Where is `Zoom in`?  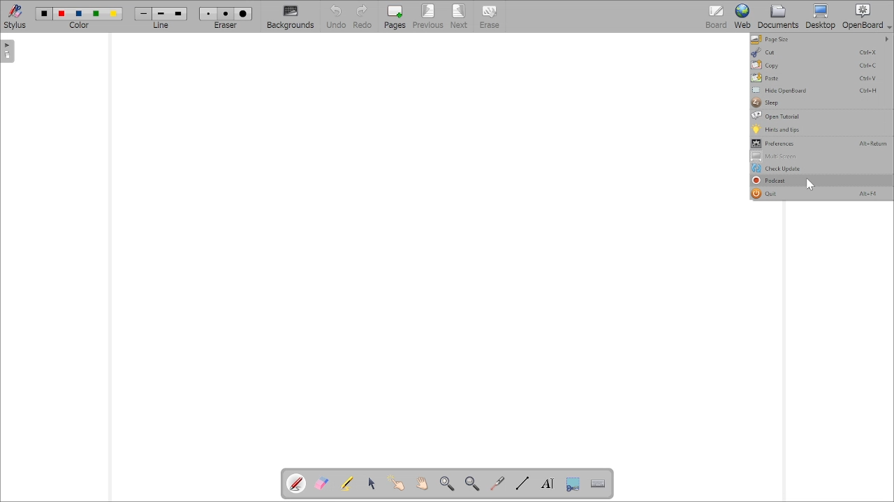 Zoom in is located at coordinates (448, 484).